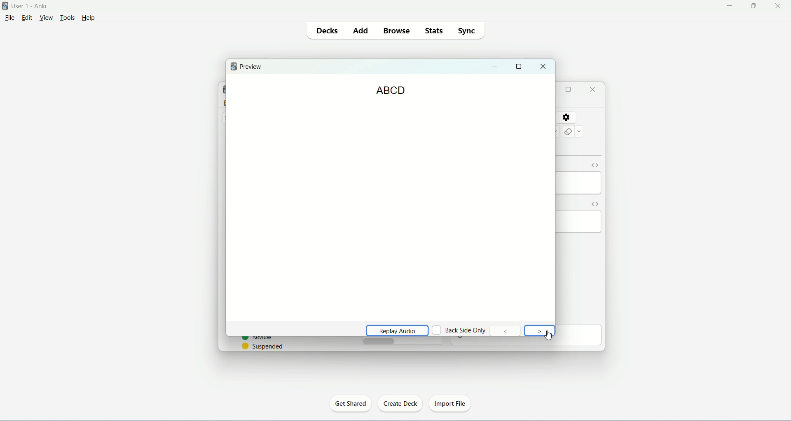  Describe the element at coordinates (395, 329) in the screenshot. I see `replay audio` at that location.